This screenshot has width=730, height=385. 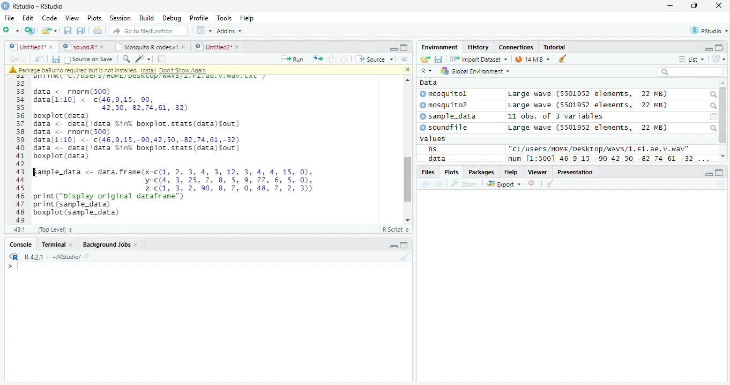 I want to click on Go forward, so click(x=24, y=59).